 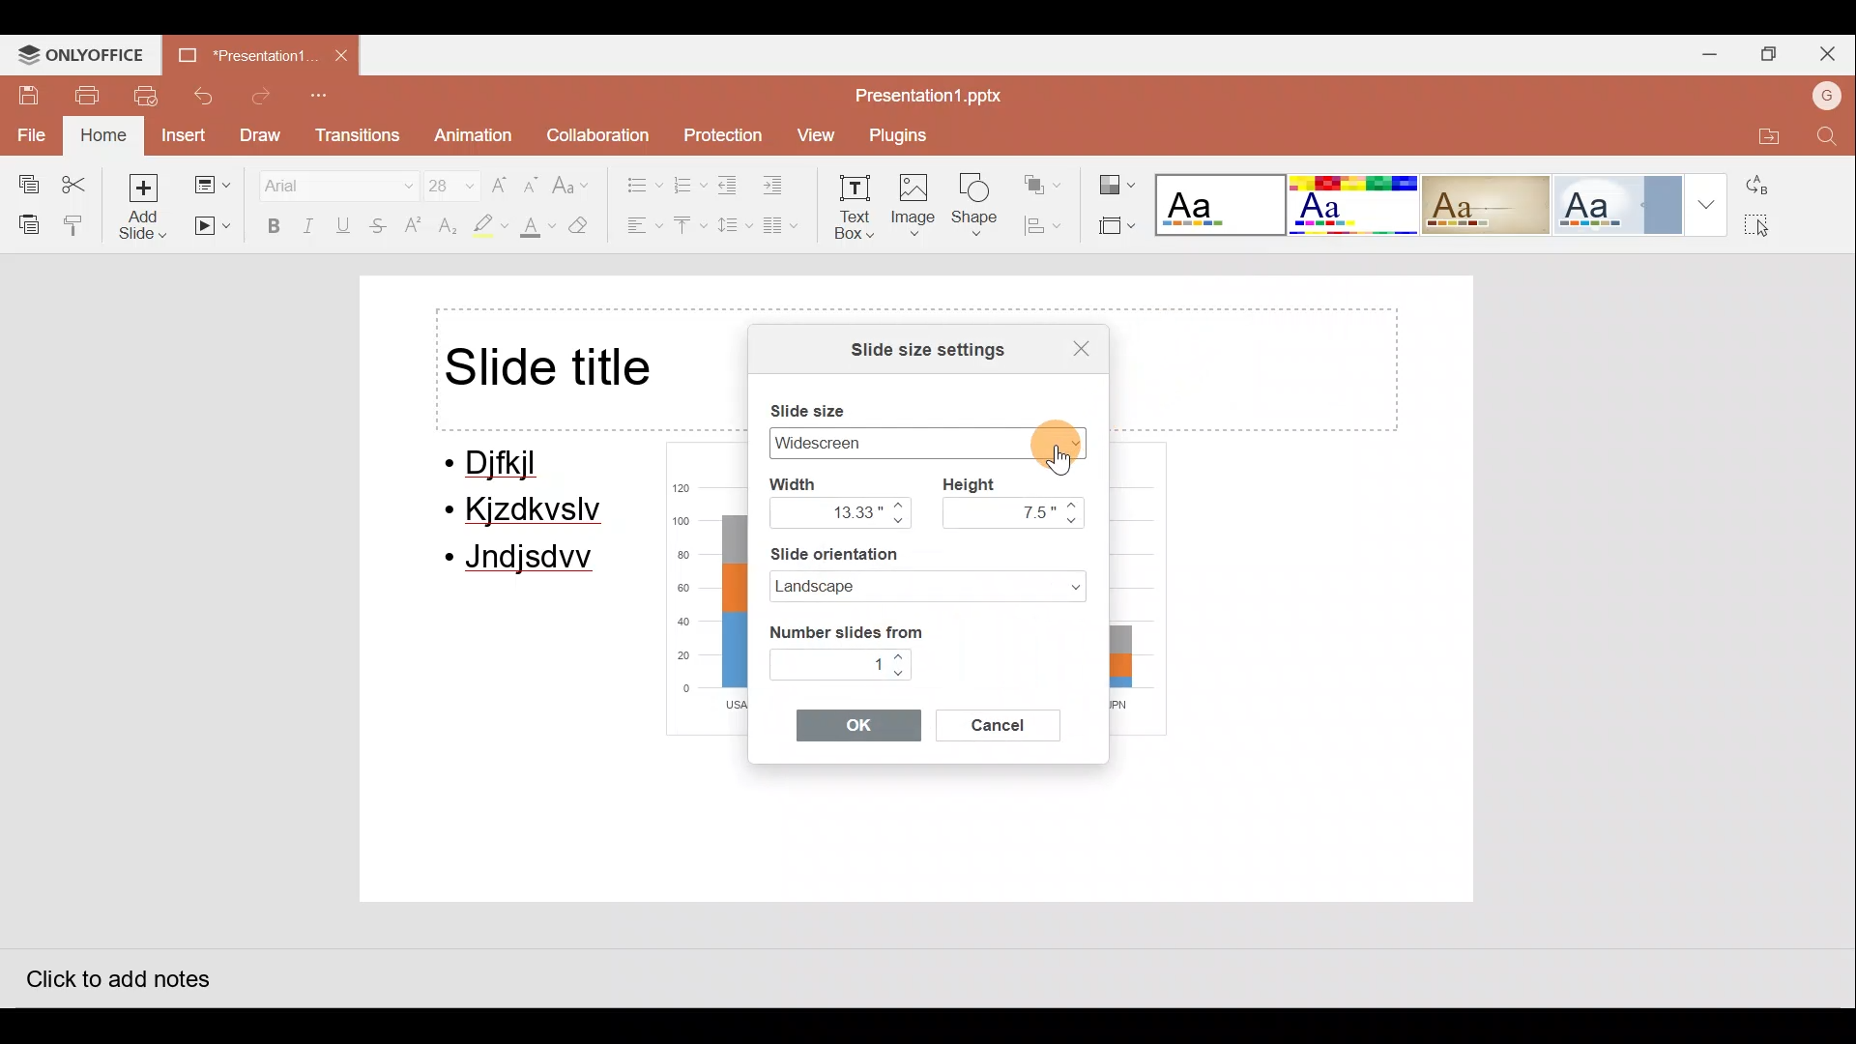 I want to click on Presentation1., so click(x=245, y=53).